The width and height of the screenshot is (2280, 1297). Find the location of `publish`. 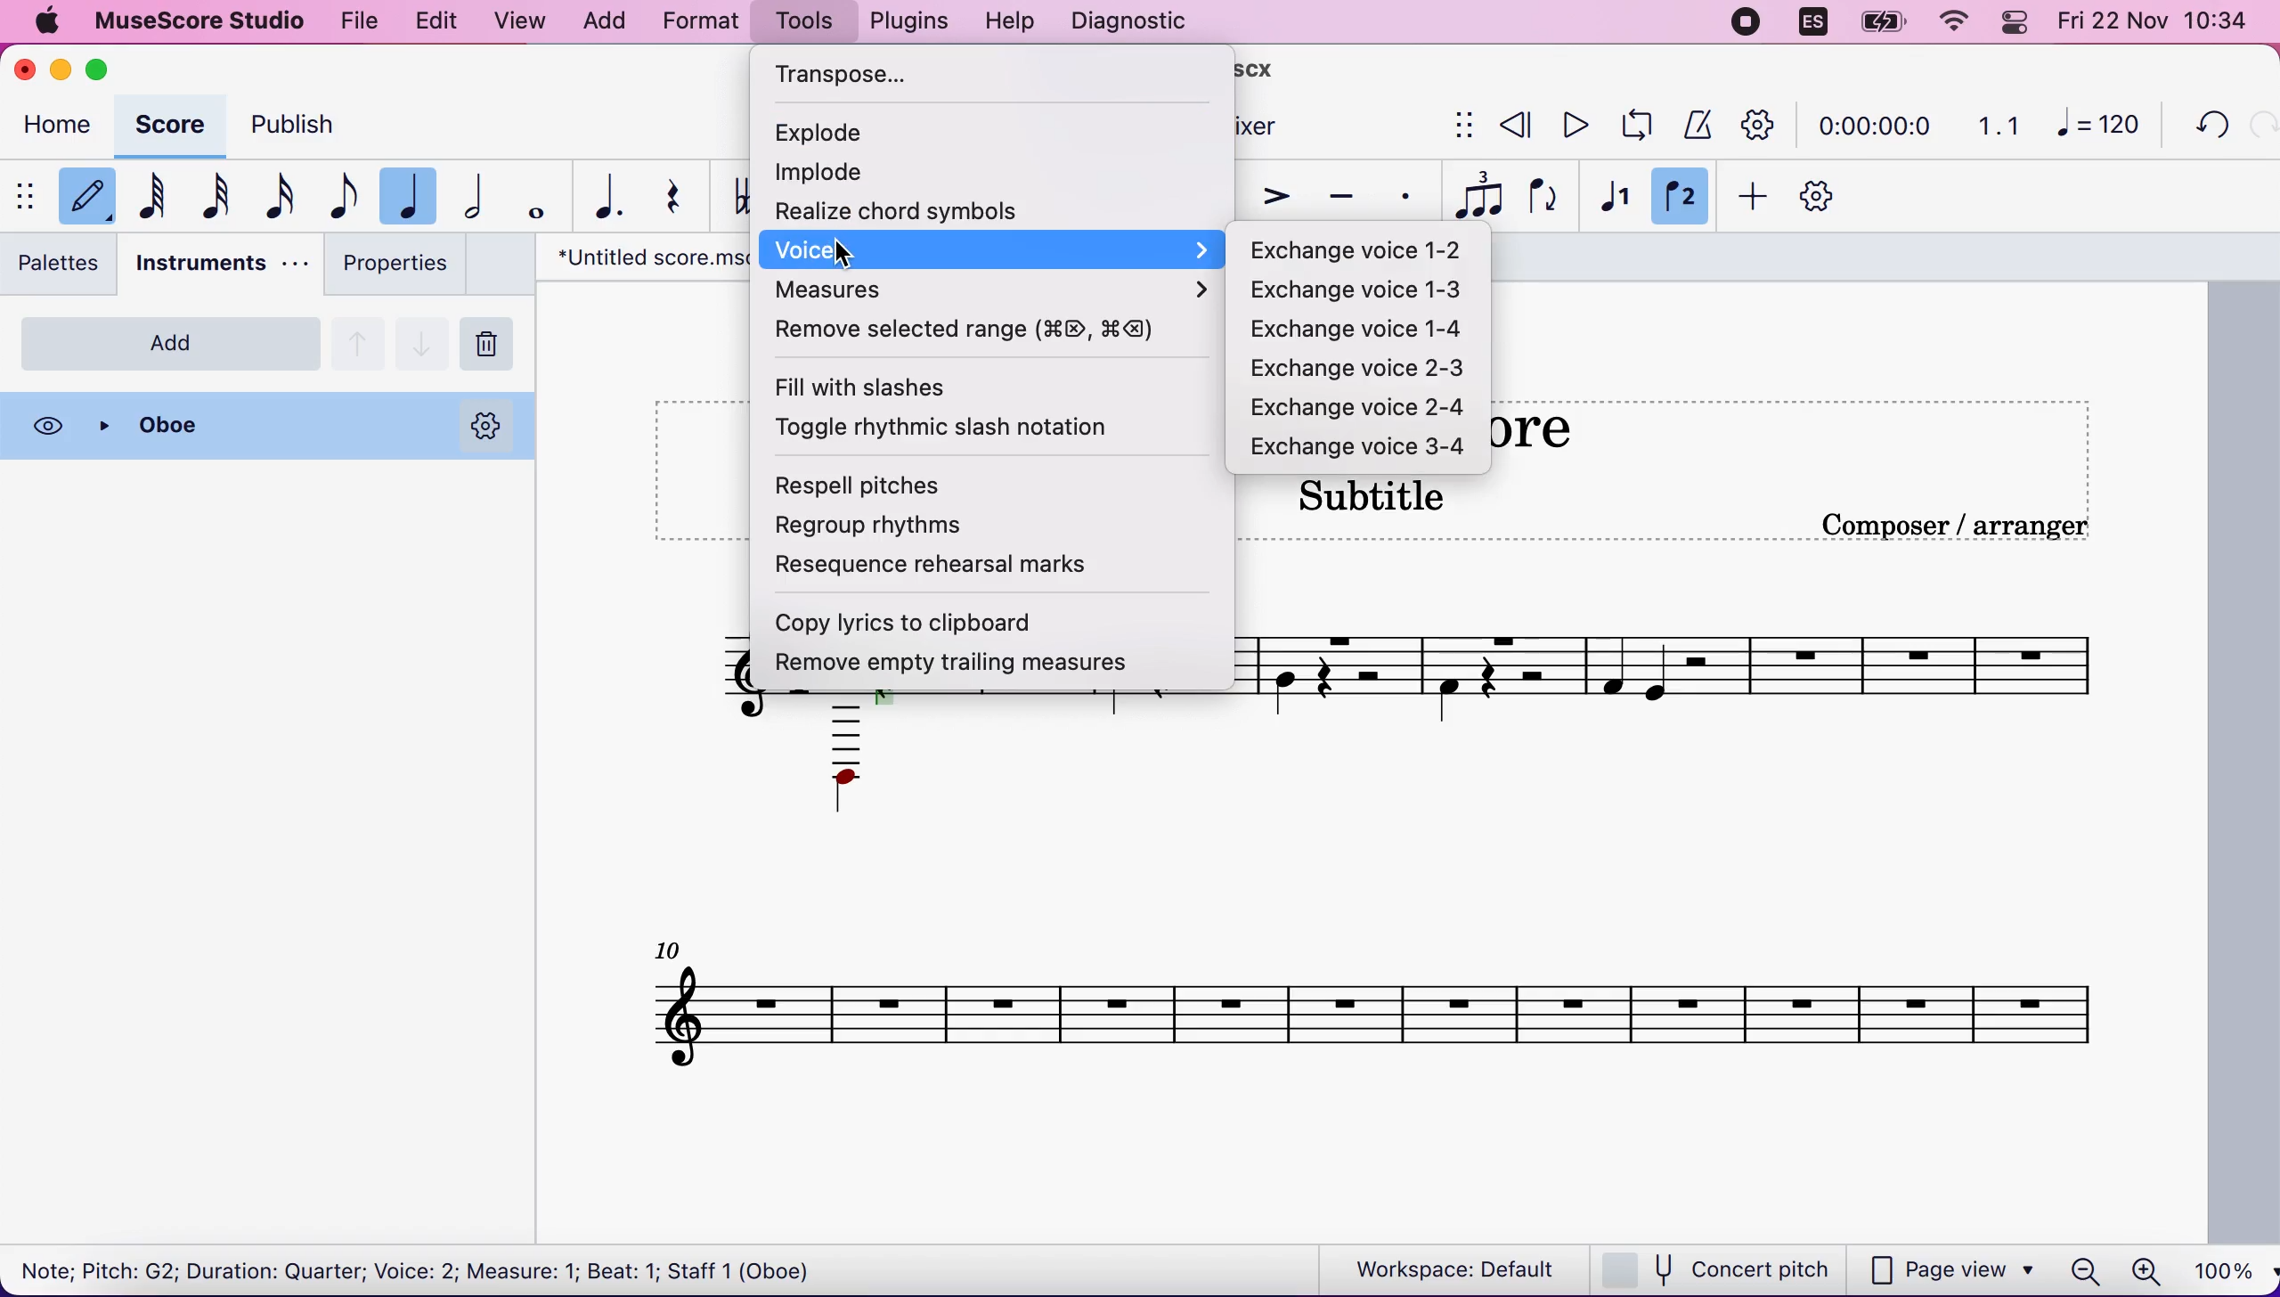

publish is located at coordinates (304, 124).